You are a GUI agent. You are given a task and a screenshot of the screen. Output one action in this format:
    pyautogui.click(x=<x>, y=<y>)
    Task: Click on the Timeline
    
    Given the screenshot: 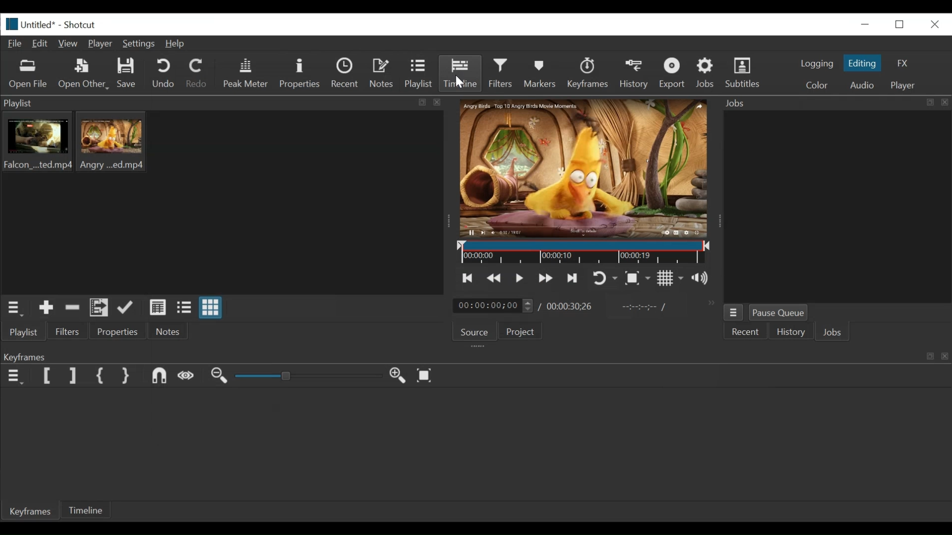 What is the action you would take?
    pyautogui.click(x=585, y=253)
    